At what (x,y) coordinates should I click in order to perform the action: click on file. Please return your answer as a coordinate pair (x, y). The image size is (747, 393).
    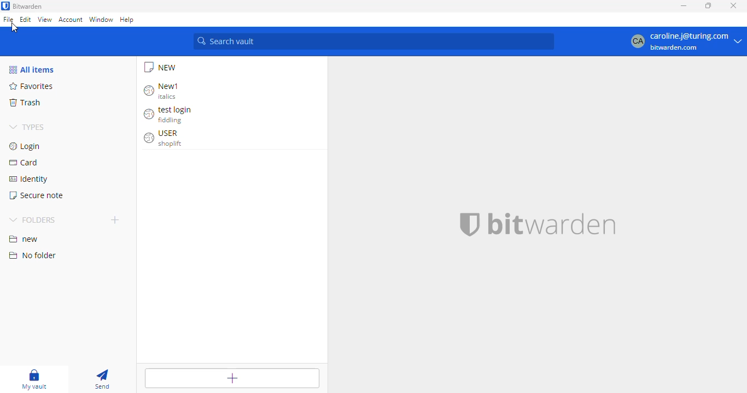
    Looking at the image, I should click on (8, 19).